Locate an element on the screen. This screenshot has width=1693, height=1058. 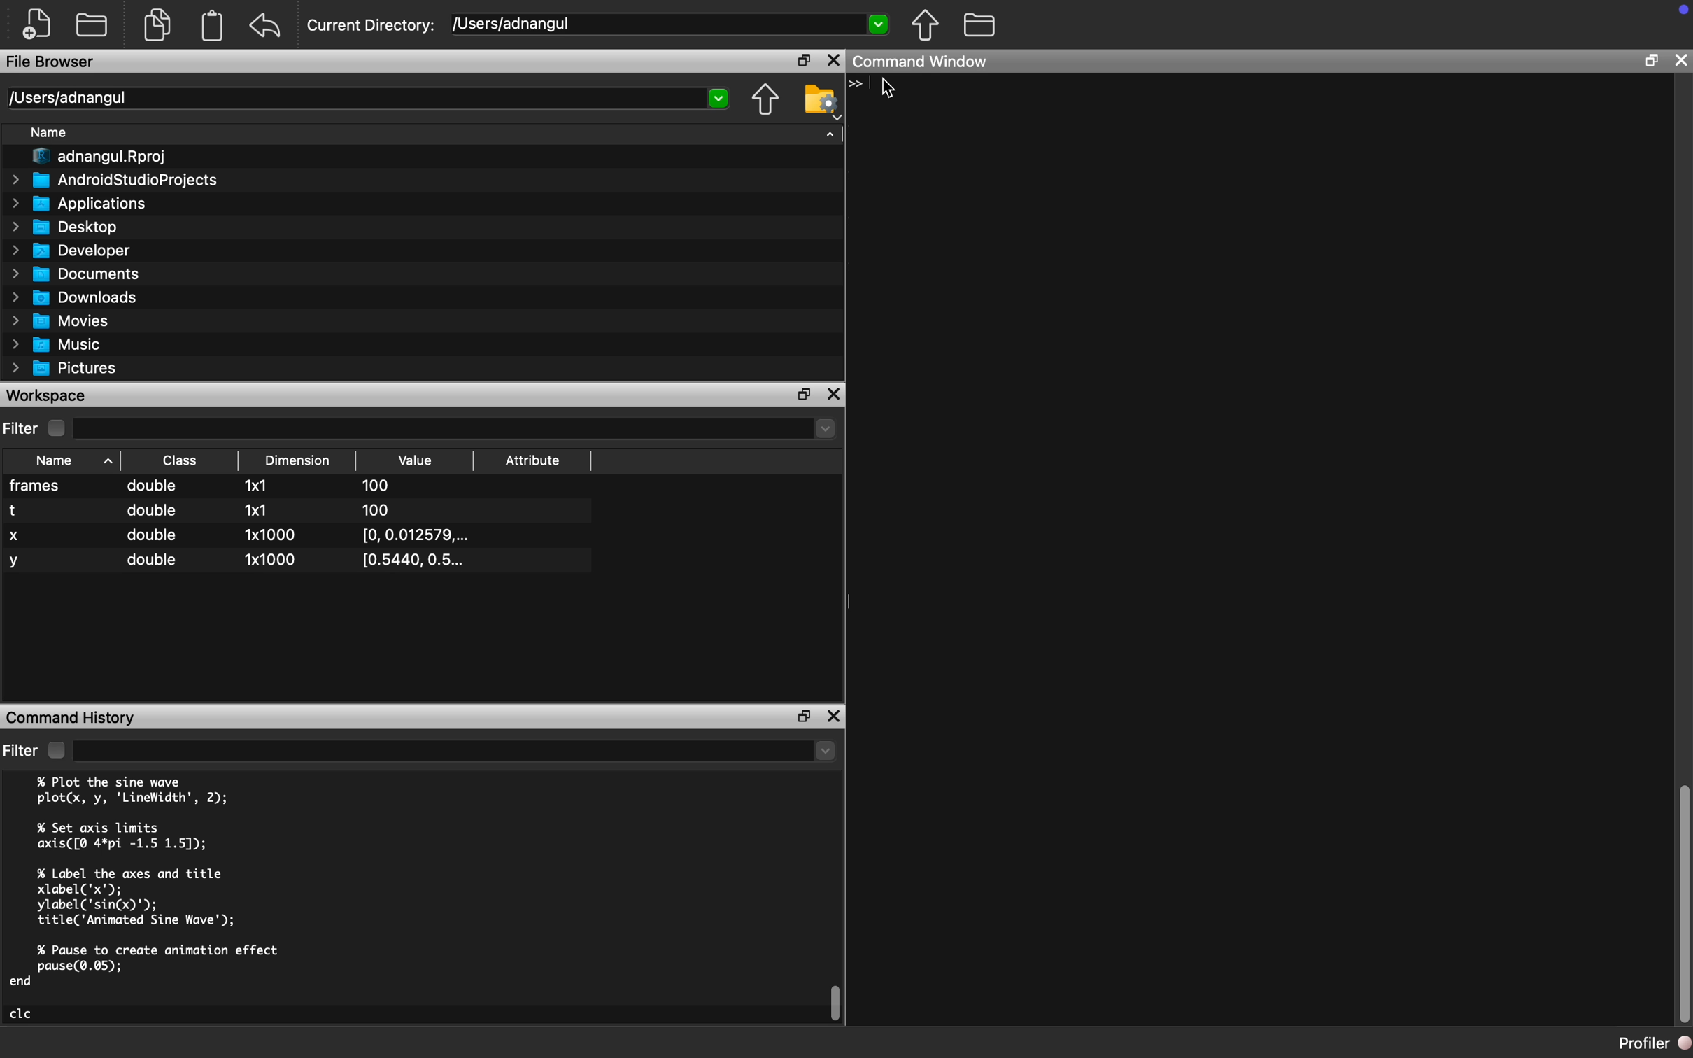
Dimension is located at coordinates (297, 460).